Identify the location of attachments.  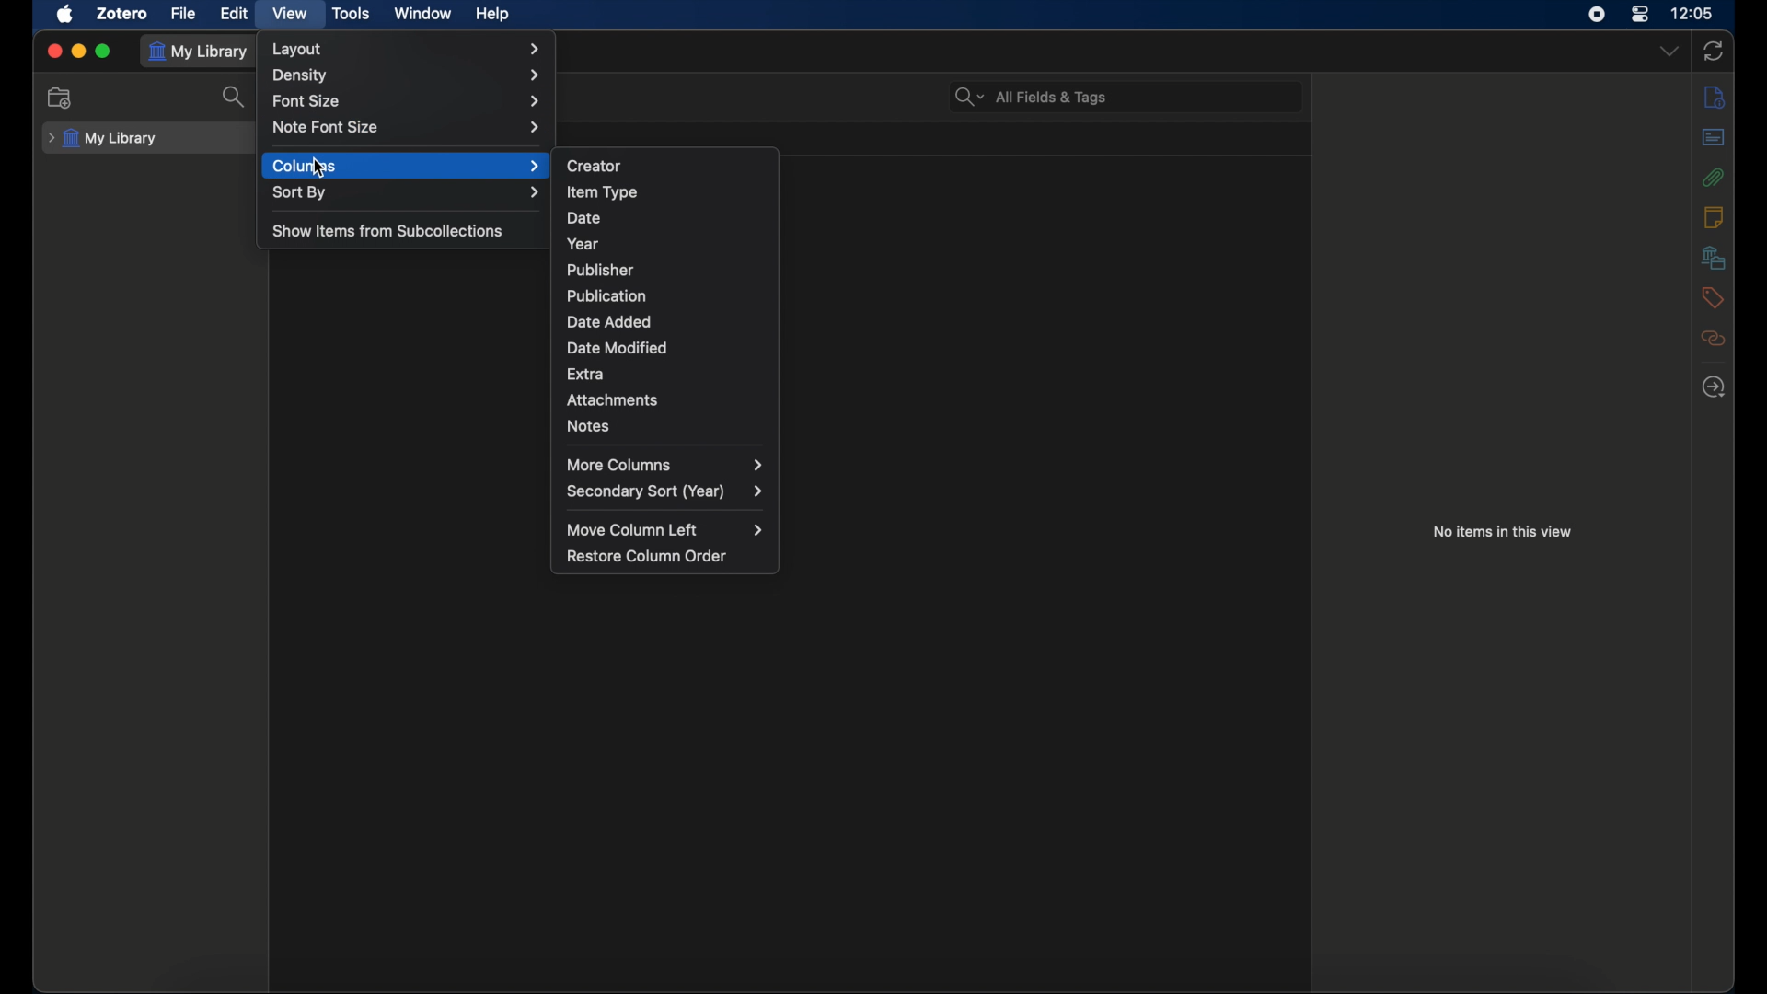
(611, 399).